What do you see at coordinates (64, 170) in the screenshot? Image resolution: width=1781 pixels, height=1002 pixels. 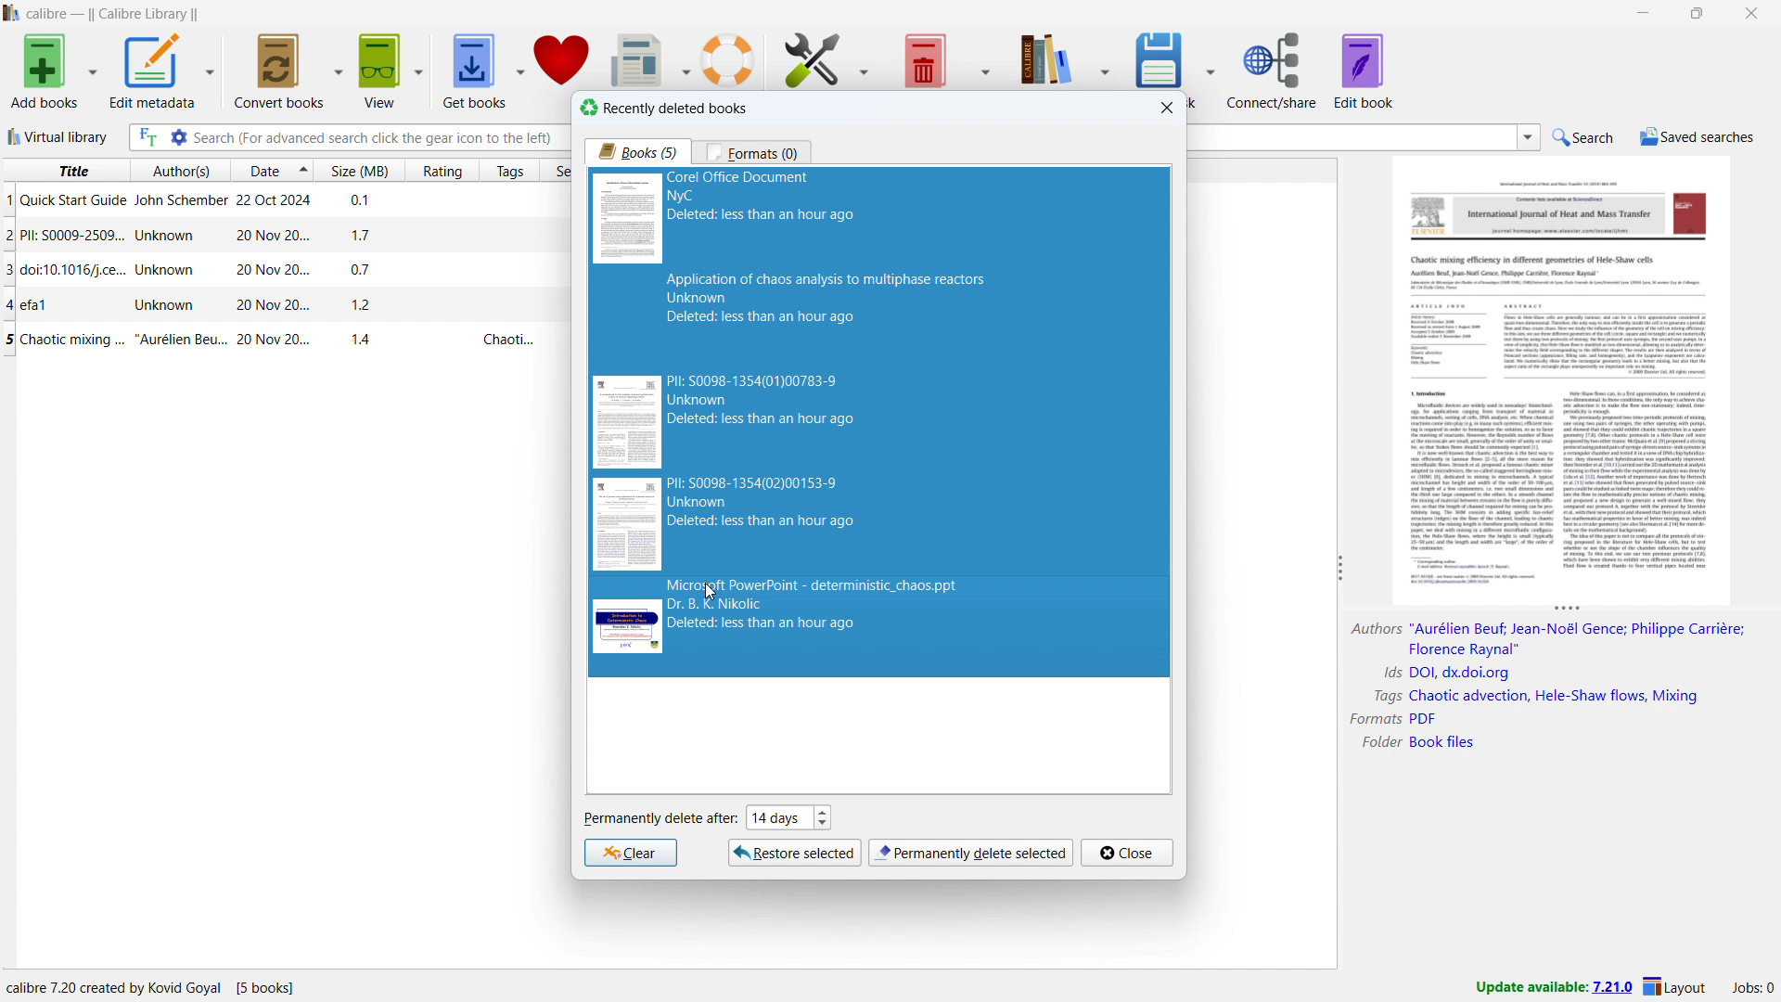 I see `sort by title` at bounding box center [64, 170].